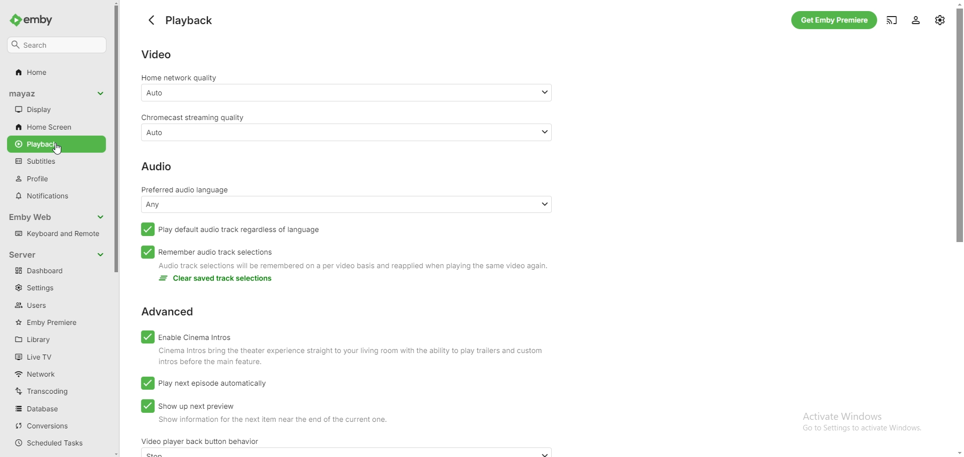  Describe the element at coordinates (867, 422) in the screenshot. I see `Activate Windows
Go to Settings to activate Windows.` at that location.